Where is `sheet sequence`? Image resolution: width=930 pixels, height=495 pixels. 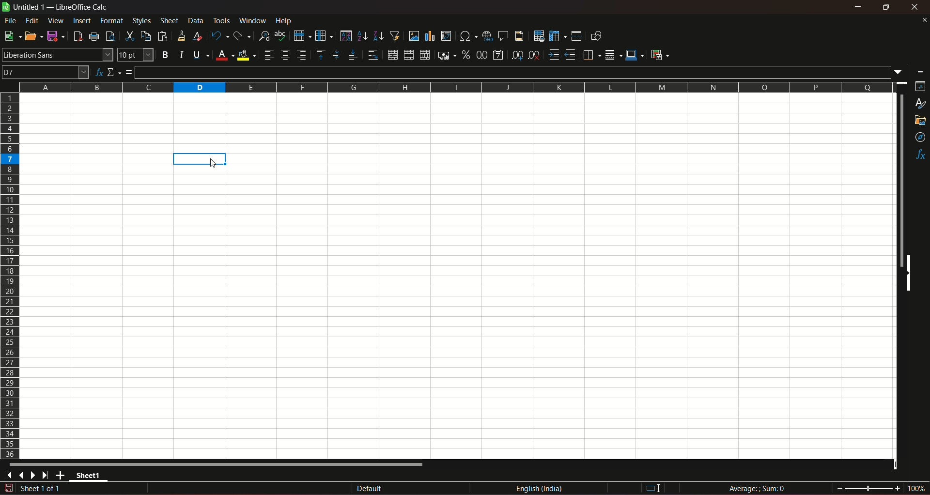
sheet sequence is located at coordinates (41, 490).